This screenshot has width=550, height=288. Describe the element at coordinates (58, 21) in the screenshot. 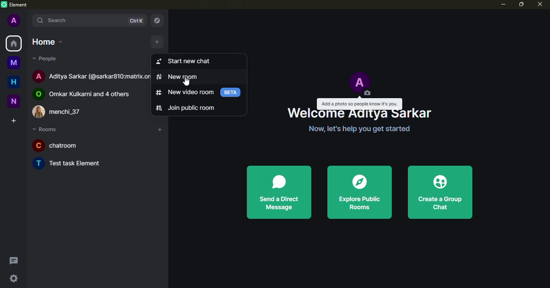

I see `search` at that location.